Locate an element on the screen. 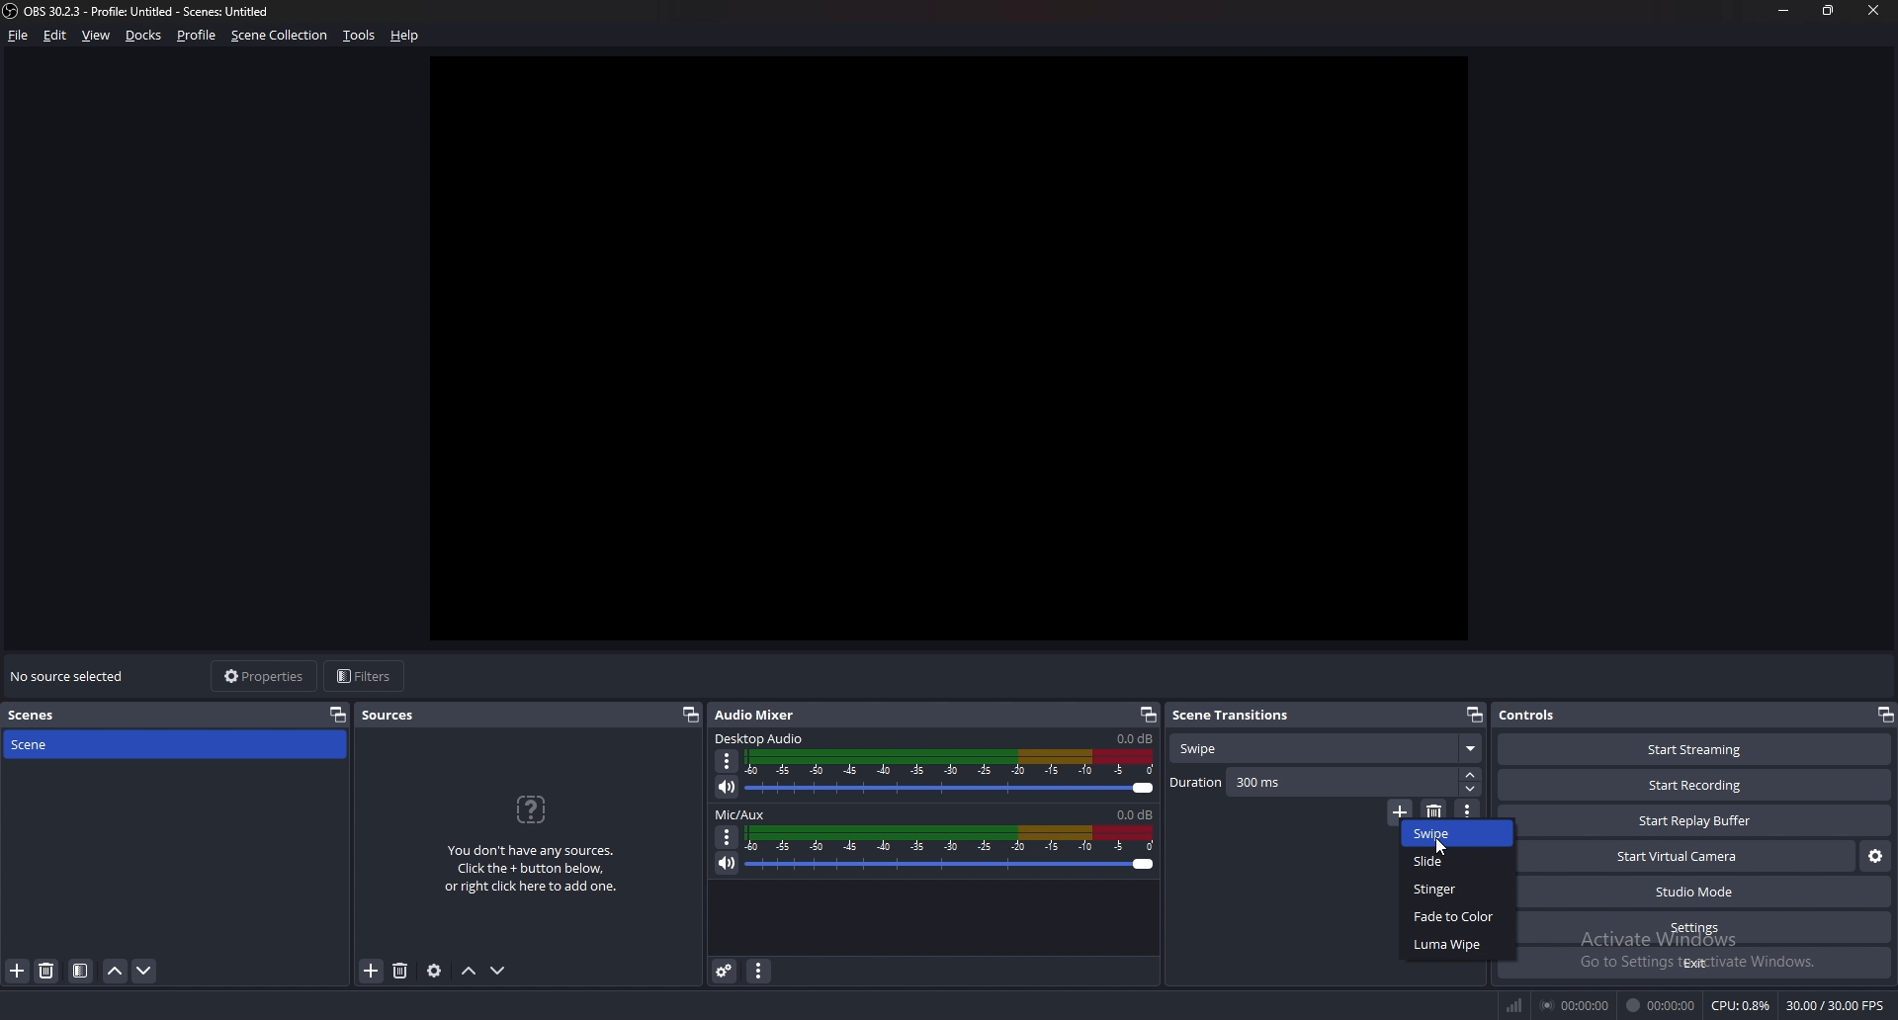  workspace is located at coordinates (961, 345).